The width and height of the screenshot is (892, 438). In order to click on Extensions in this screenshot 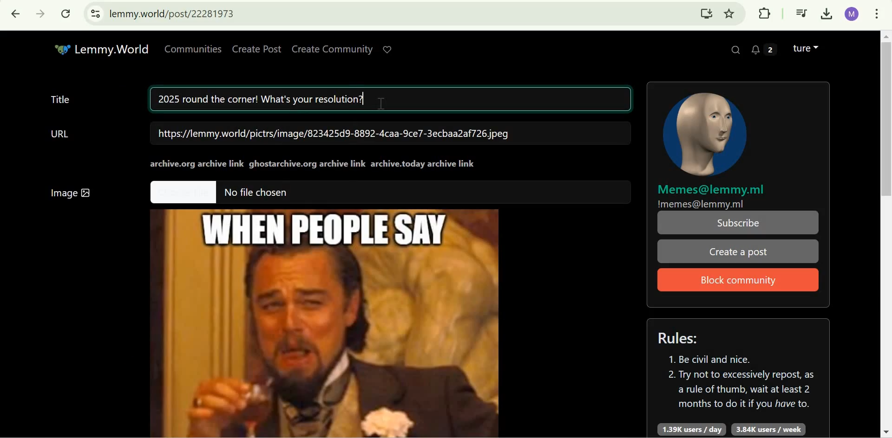, I will do `click(764, 13)`.